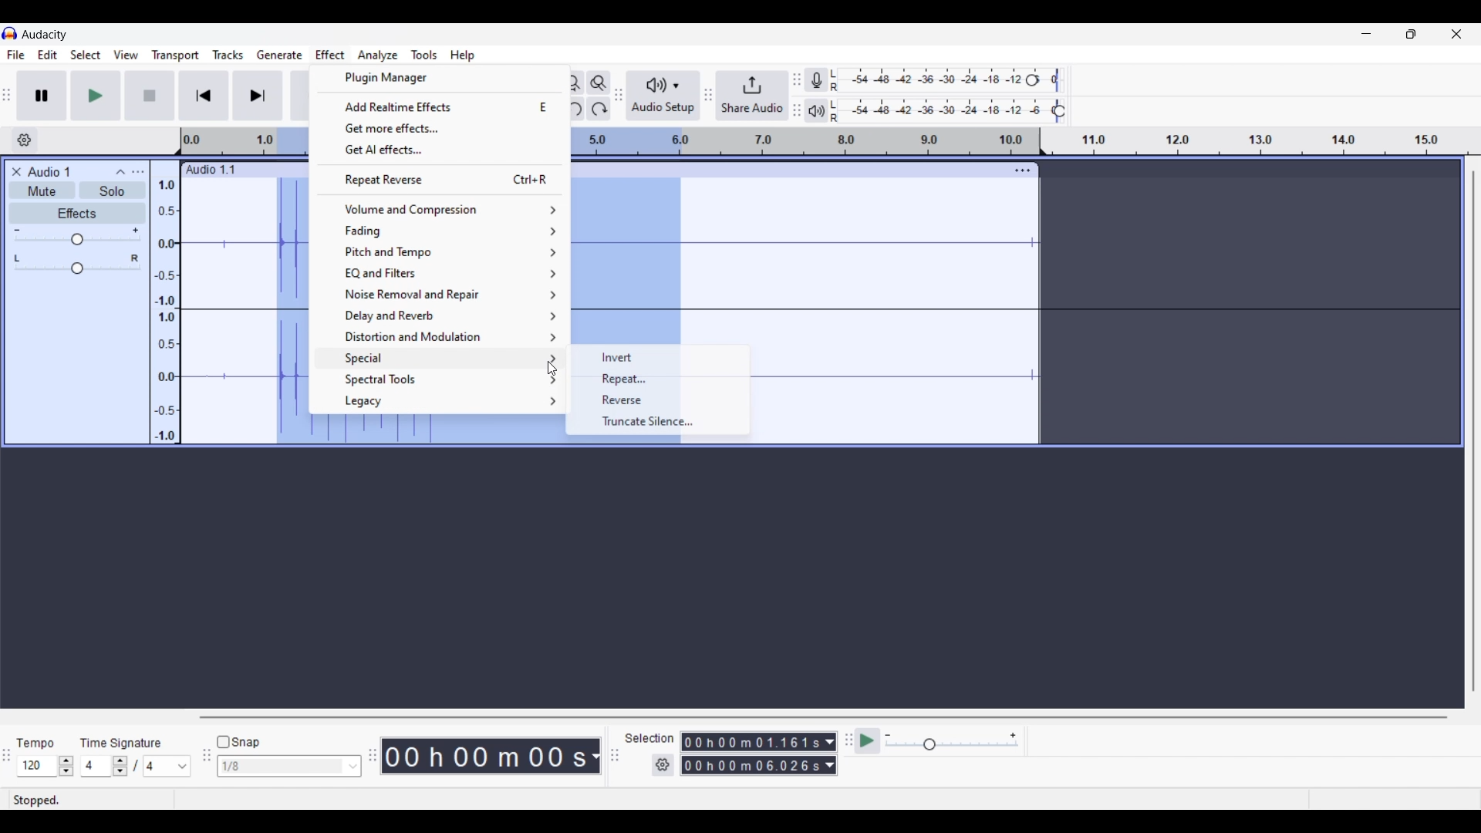  Describe the element at coordinates (441, 273) in the screenshot. I see `EQ and filter options ` at that location.